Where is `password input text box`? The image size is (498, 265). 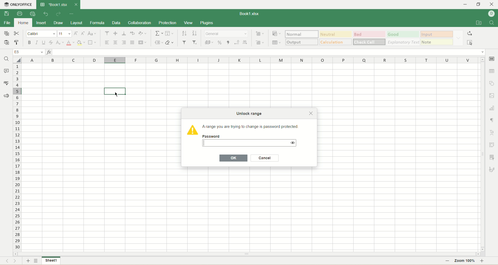
password input text box is located at coordinates (242, 143).